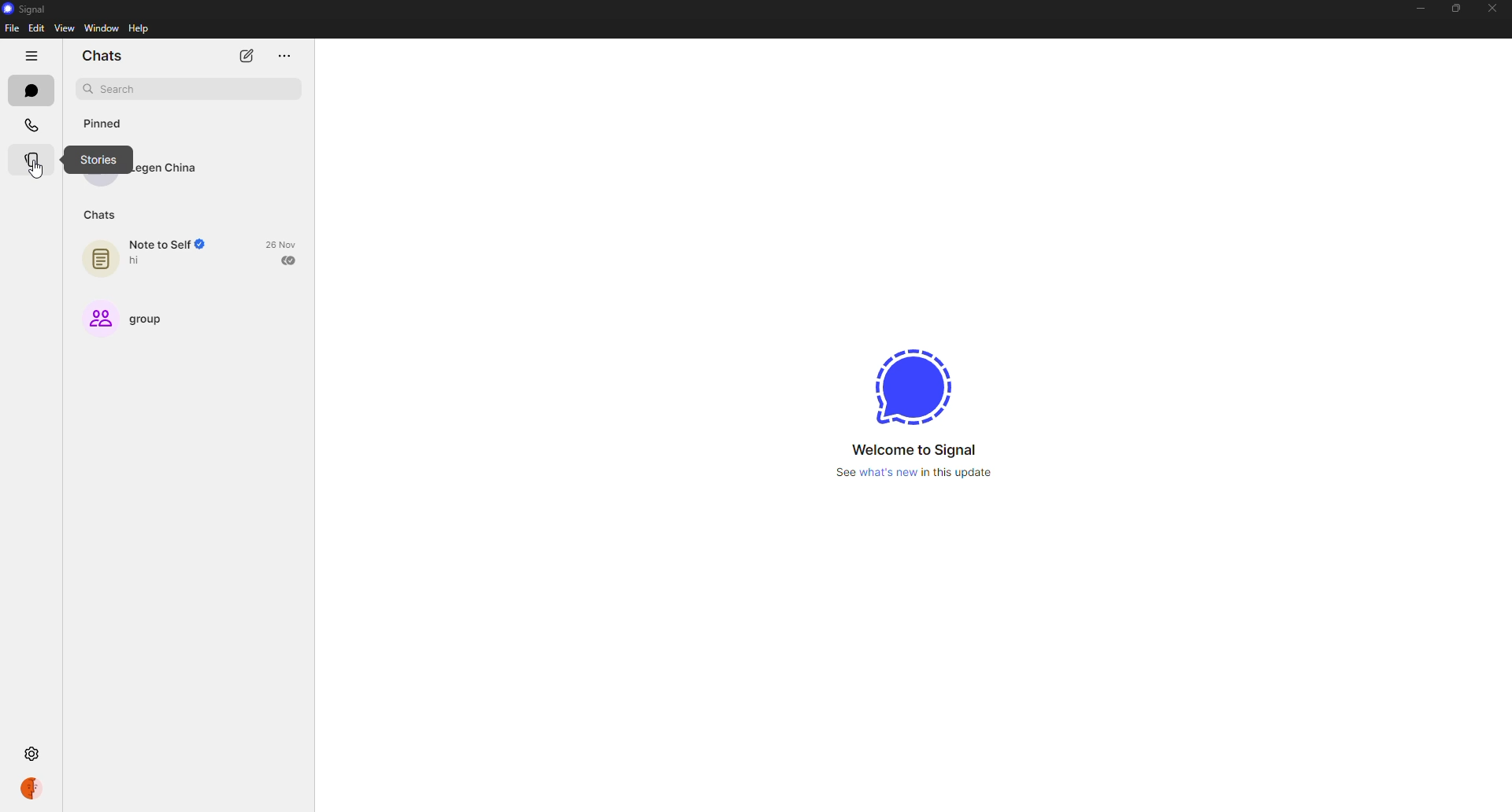 This screenshot has width=1512, height=812. What do you see at coordinates (169, 172) in the screenshot?
I see `contact` at bounding box center [169, 172].